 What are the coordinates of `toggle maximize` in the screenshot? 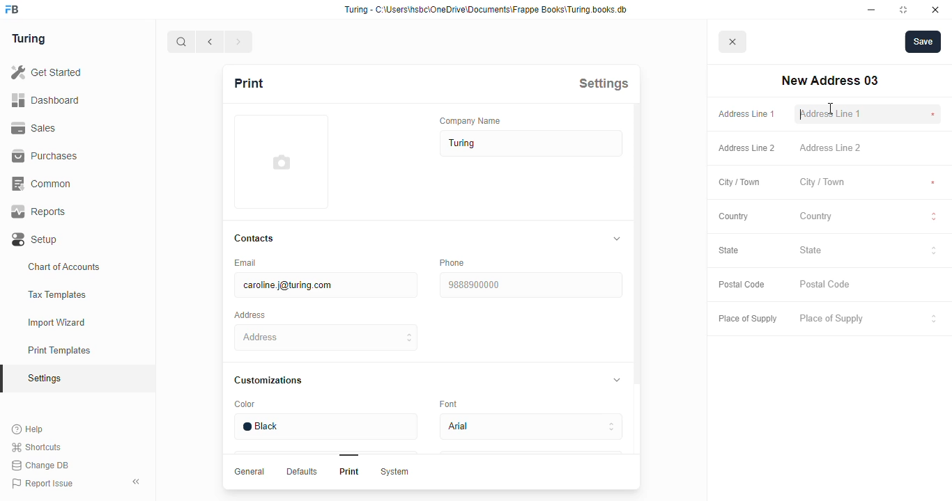 It's located at (903, 9).